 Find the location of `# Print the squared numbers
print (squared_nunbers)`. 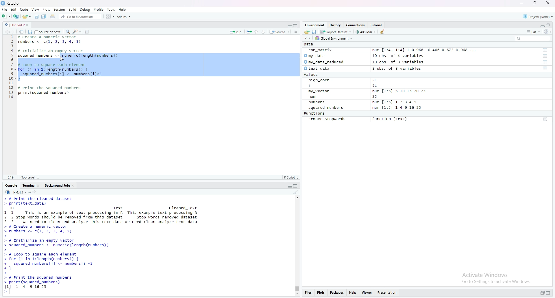

# Print the squared numbers
print (squared_nunbers) is located at coordinates (50, 92).